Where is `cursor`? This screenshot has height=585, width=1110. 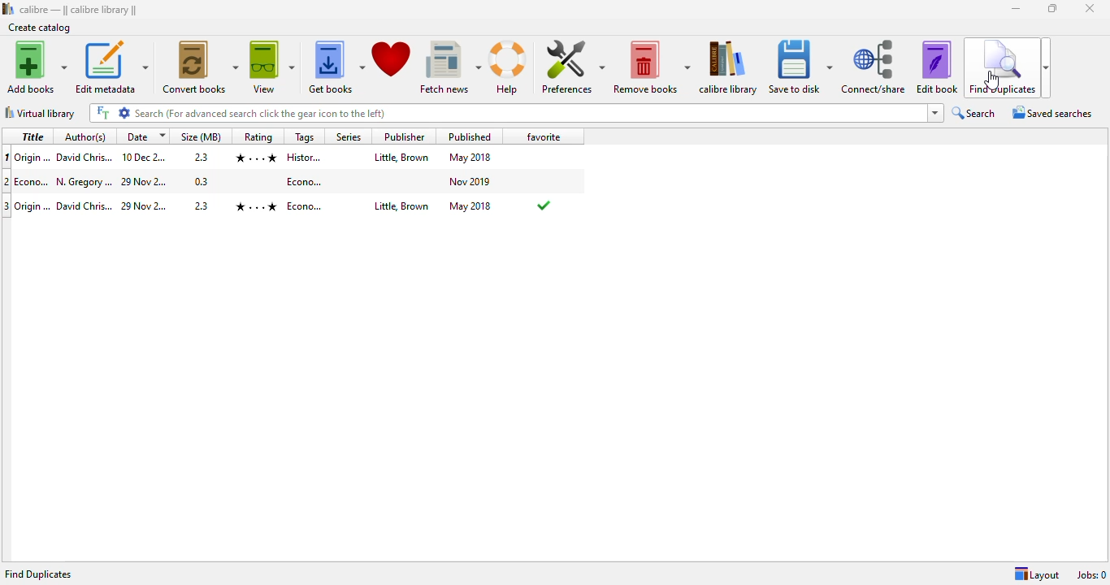 cursor is located at coordinates (991, 80).